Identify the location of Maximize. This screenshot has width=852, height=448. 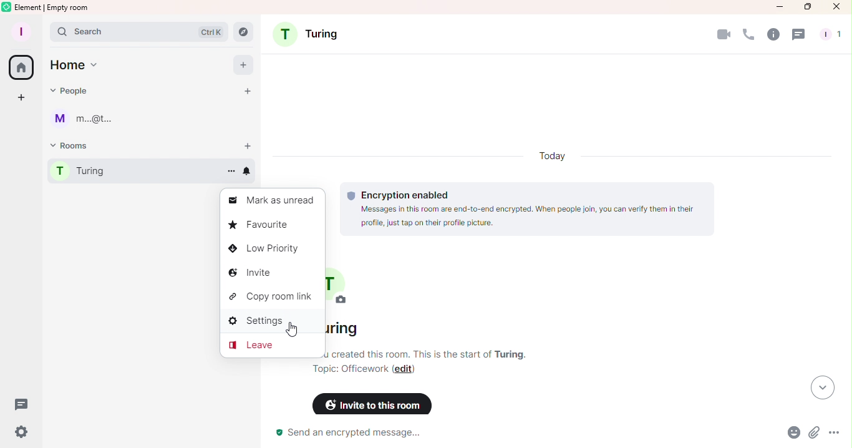
(803, 7).